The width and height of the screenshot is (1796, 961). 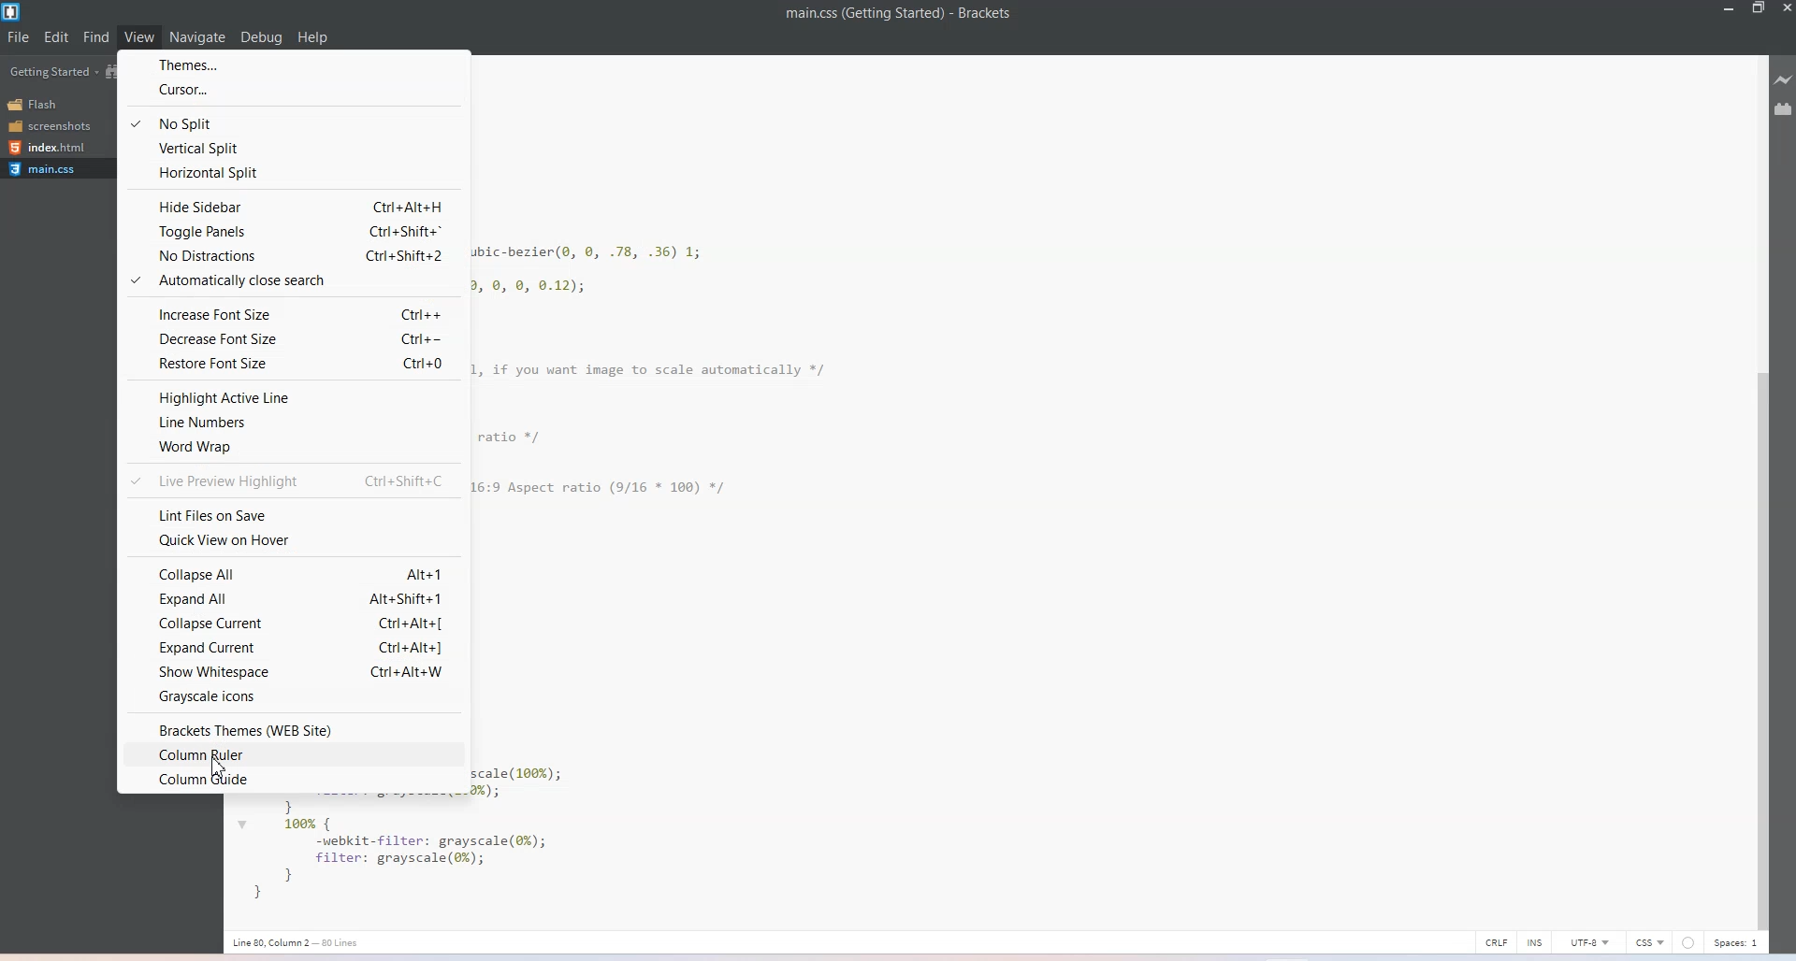 What do you see at coordinates (1737, 943) in the screenshot?
I see `Spaces` at bounding box center [1737, 943].